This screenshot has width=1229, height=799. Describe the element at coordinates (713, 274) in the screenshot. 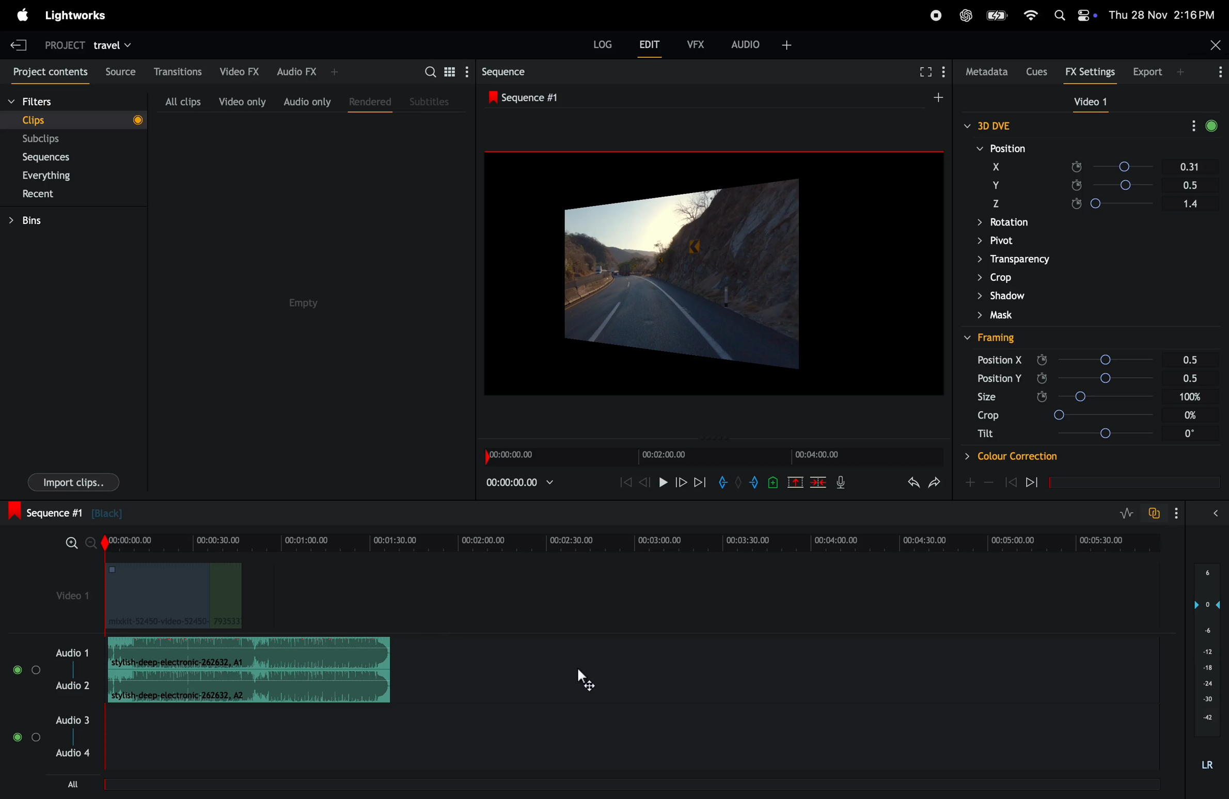

I see `output video` at that location.